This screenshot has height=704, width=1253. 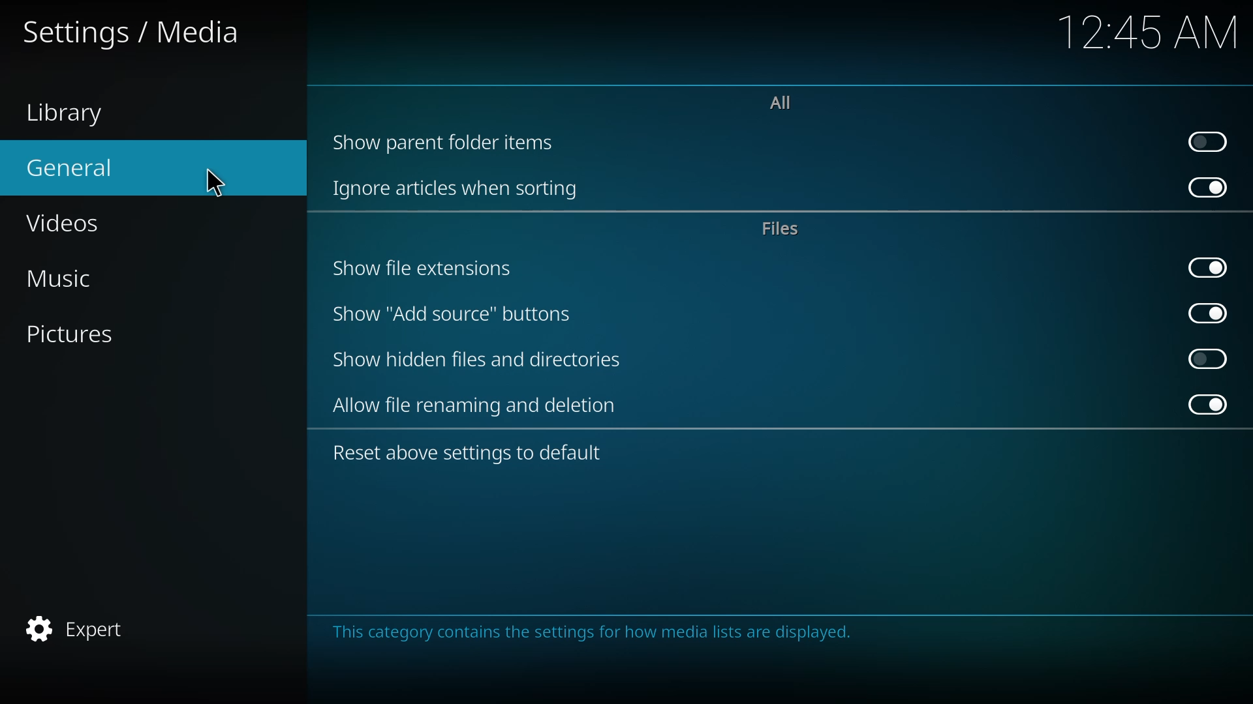 I want to click on settings media, so click(x=132, y=32).